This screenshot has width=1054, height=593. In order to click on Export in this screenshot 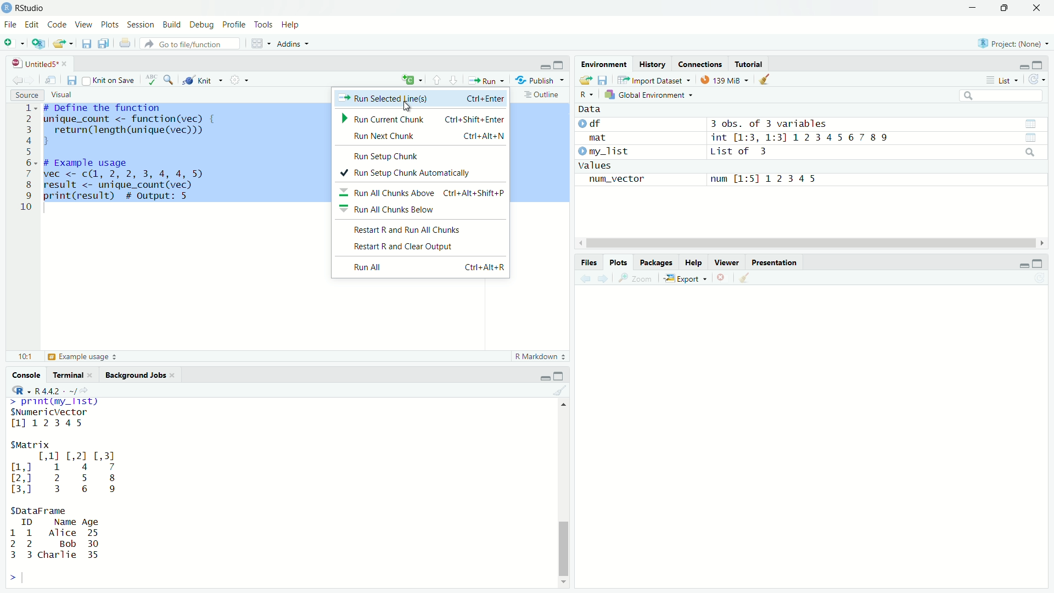, I will do `click(685, 279)`.